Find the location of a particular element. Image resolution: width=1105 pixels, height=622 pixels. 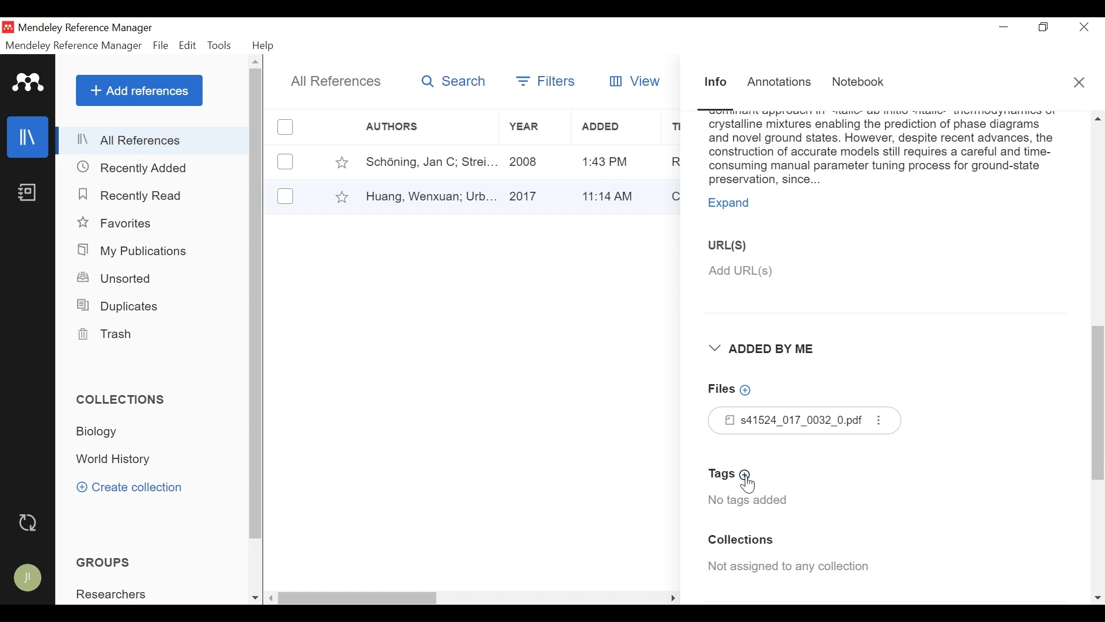

Added is located at coordinates (612, 195).